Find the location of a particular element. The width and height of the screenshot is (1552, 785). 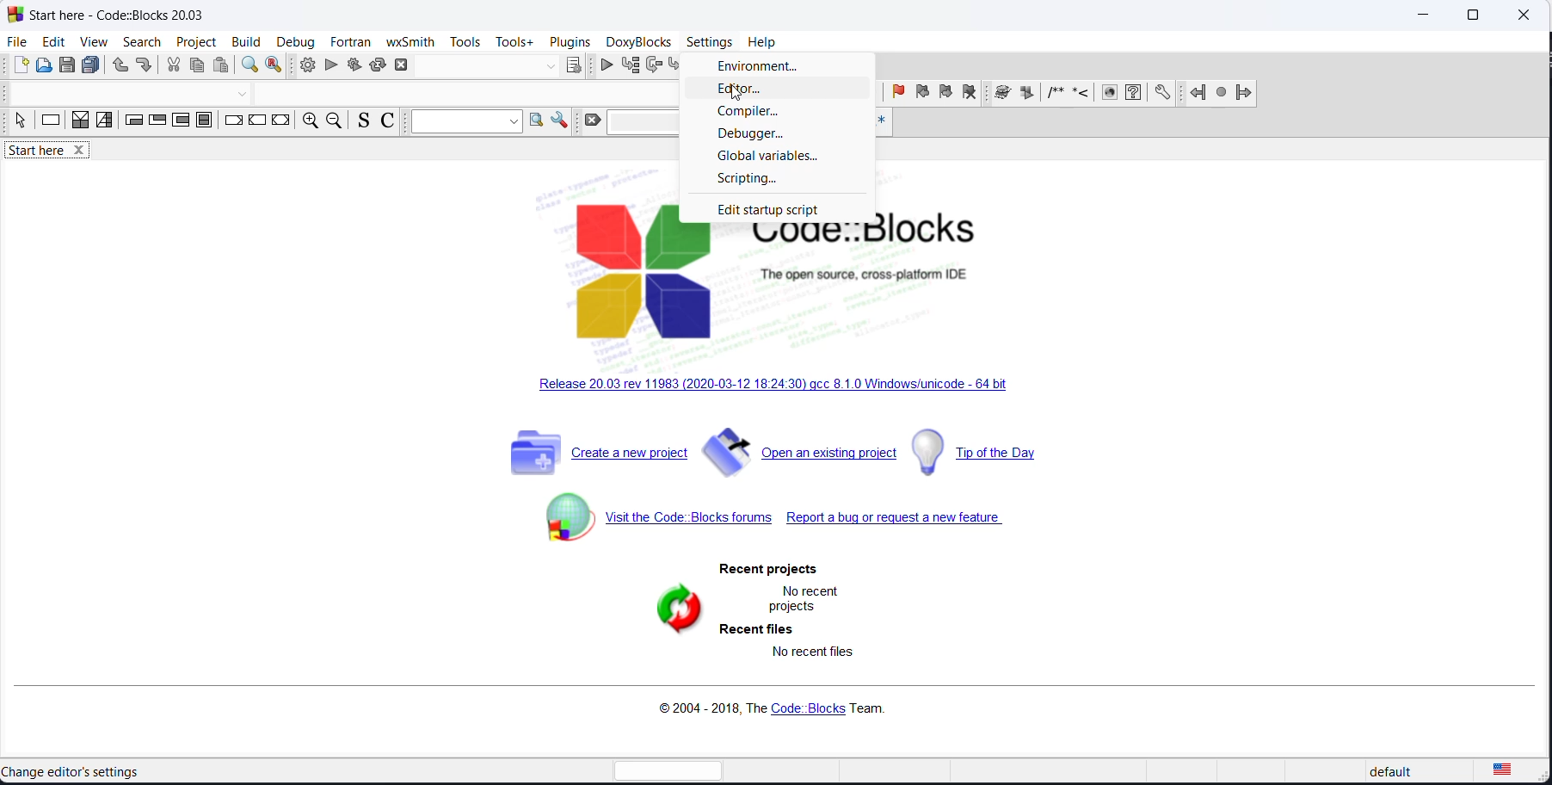

edit is located at coordinates (50, 42).